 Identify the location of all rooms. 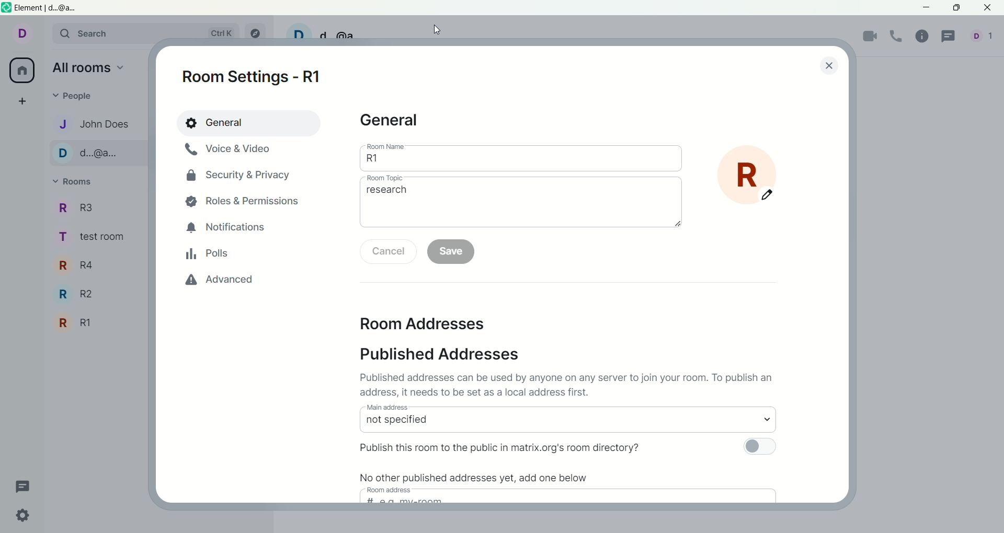
(89, 69).